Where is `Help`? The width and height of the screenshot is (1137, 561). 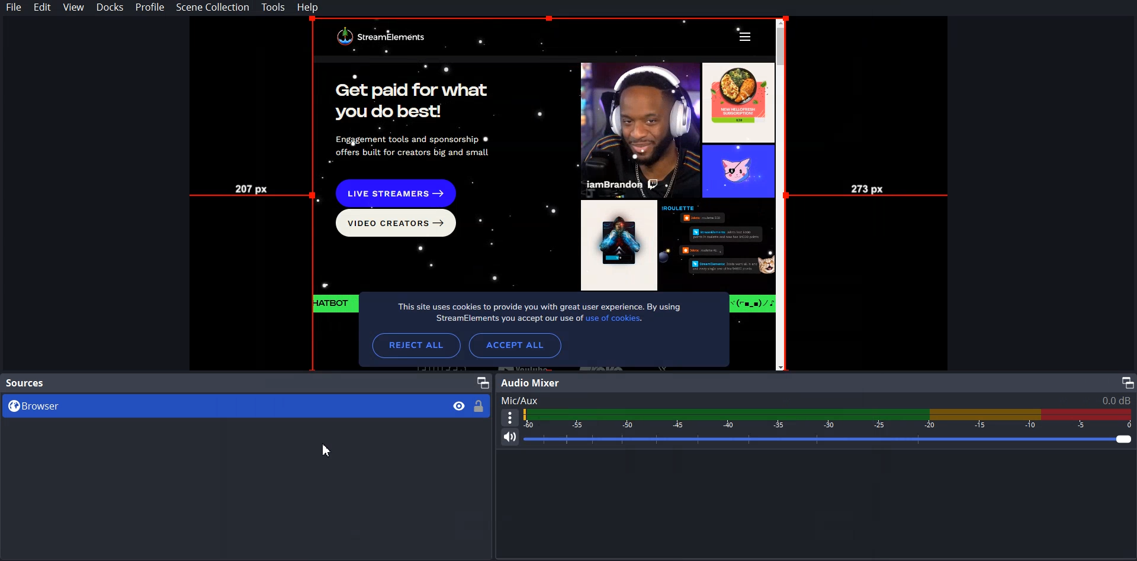
Help is located at coordinates (308, 8).